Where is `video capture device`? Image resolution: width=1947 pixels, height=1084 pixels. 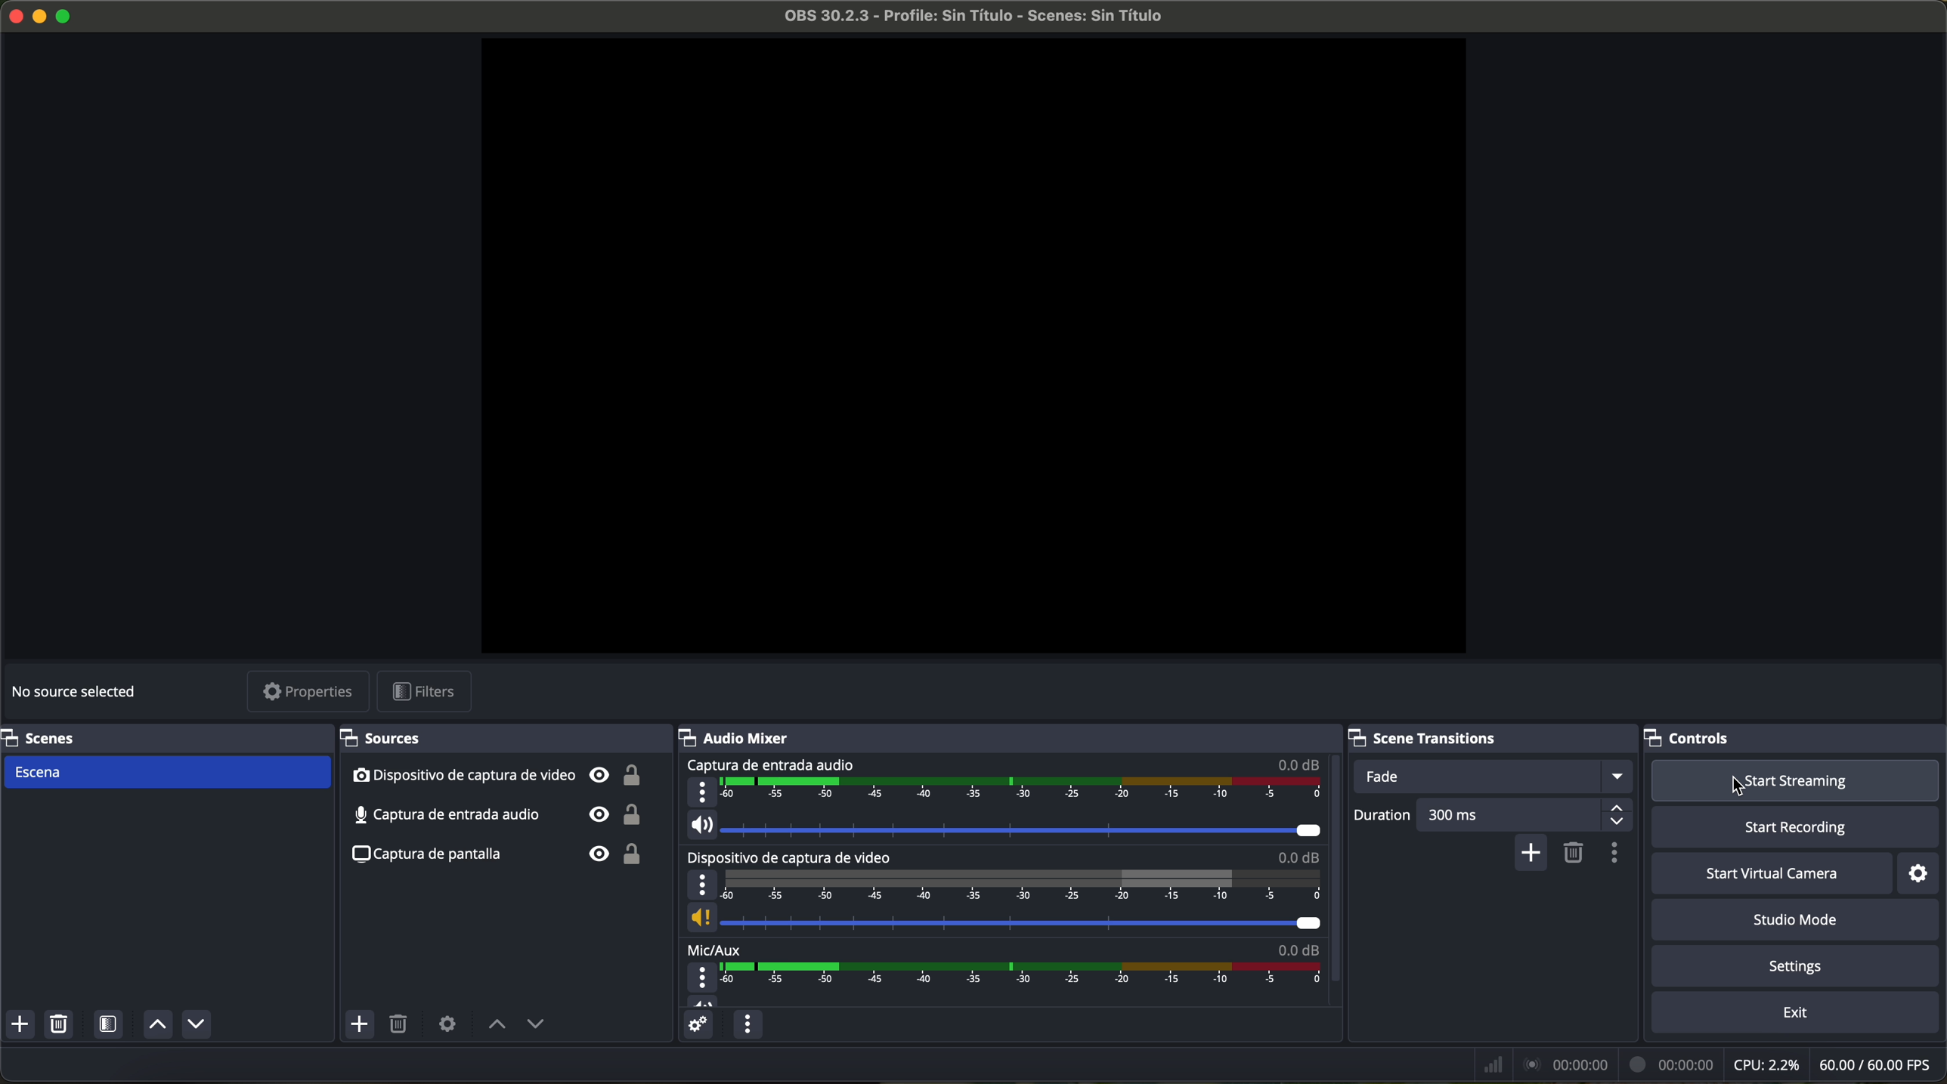 video capture device is located at coordinates (1001, 892).